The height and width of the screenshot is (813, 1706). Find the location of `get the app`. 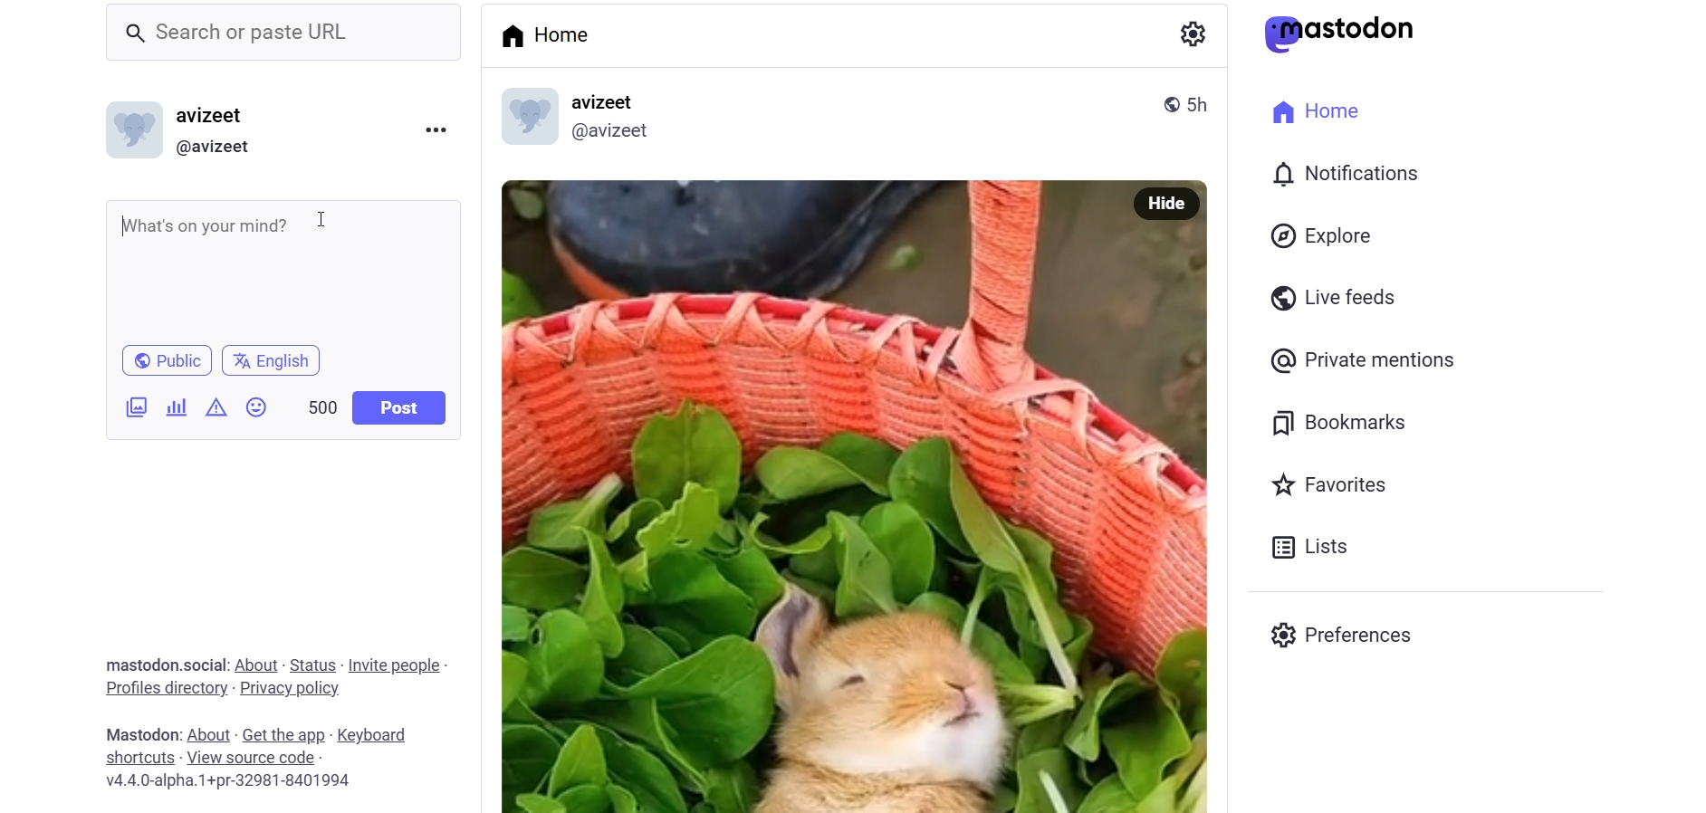

get the app is located at coordinates (283, 735).